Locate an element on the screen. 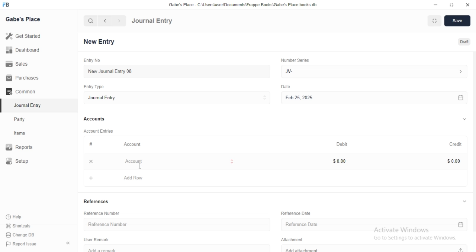  close is located at coordinates (467, 4).